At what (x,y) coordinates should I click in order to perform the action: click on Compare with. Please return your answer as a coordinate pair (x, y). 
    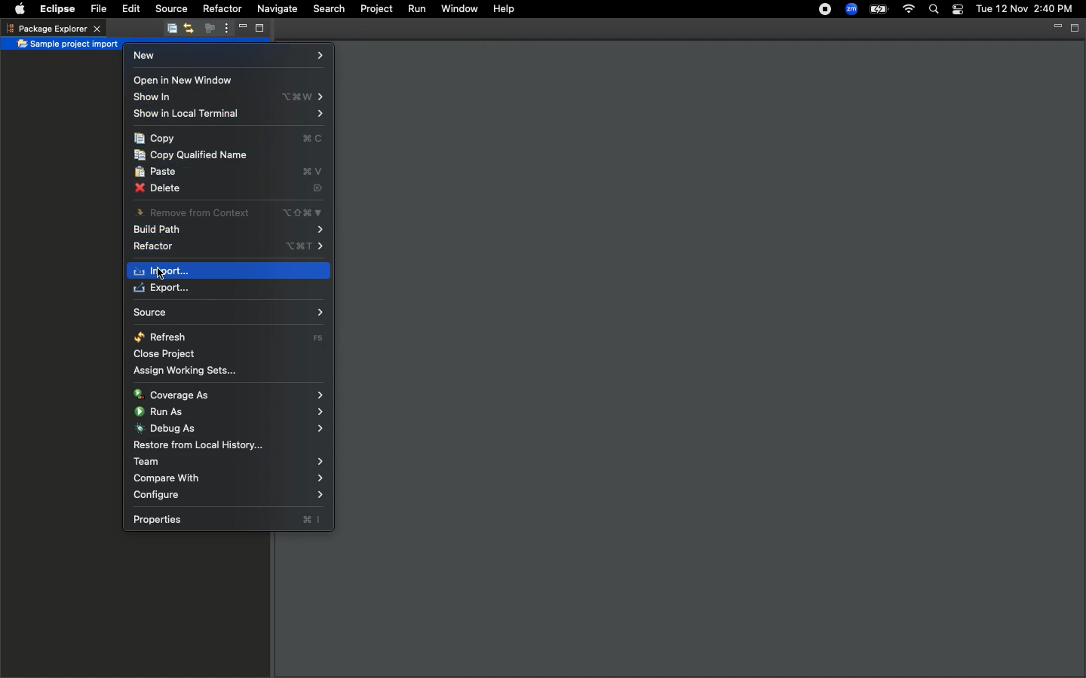
    Looking at the image, I should click on (231, 479).